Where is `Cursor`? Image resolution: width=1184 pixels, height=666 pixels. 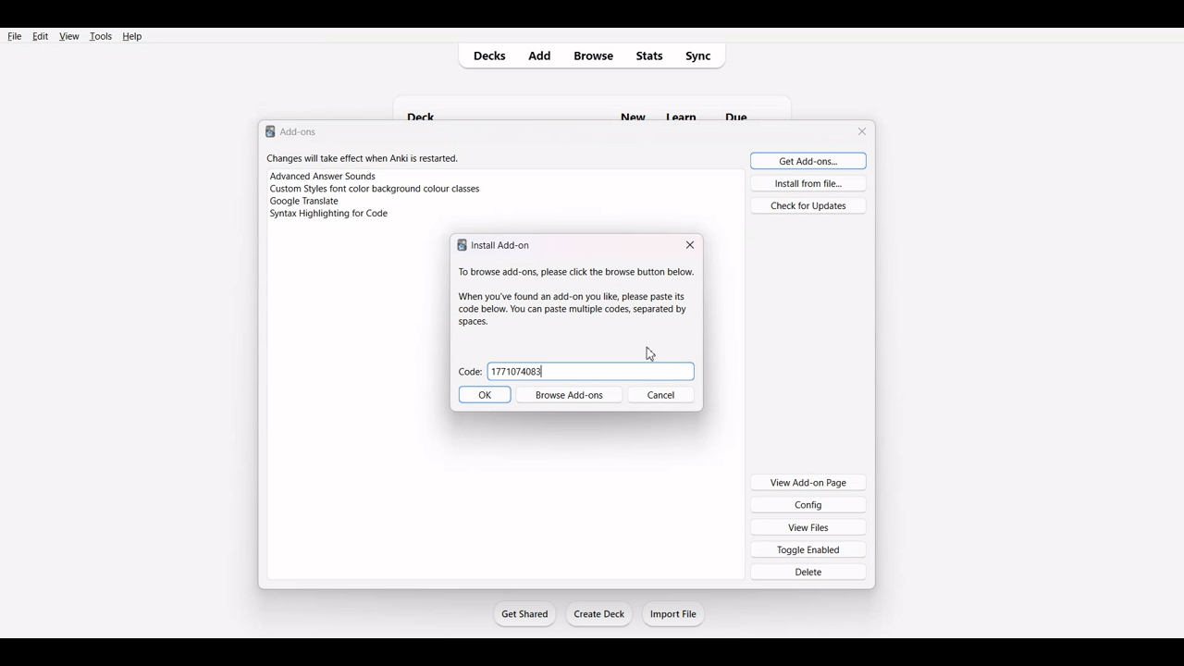
Cursor is located at coordinates (650, 353).